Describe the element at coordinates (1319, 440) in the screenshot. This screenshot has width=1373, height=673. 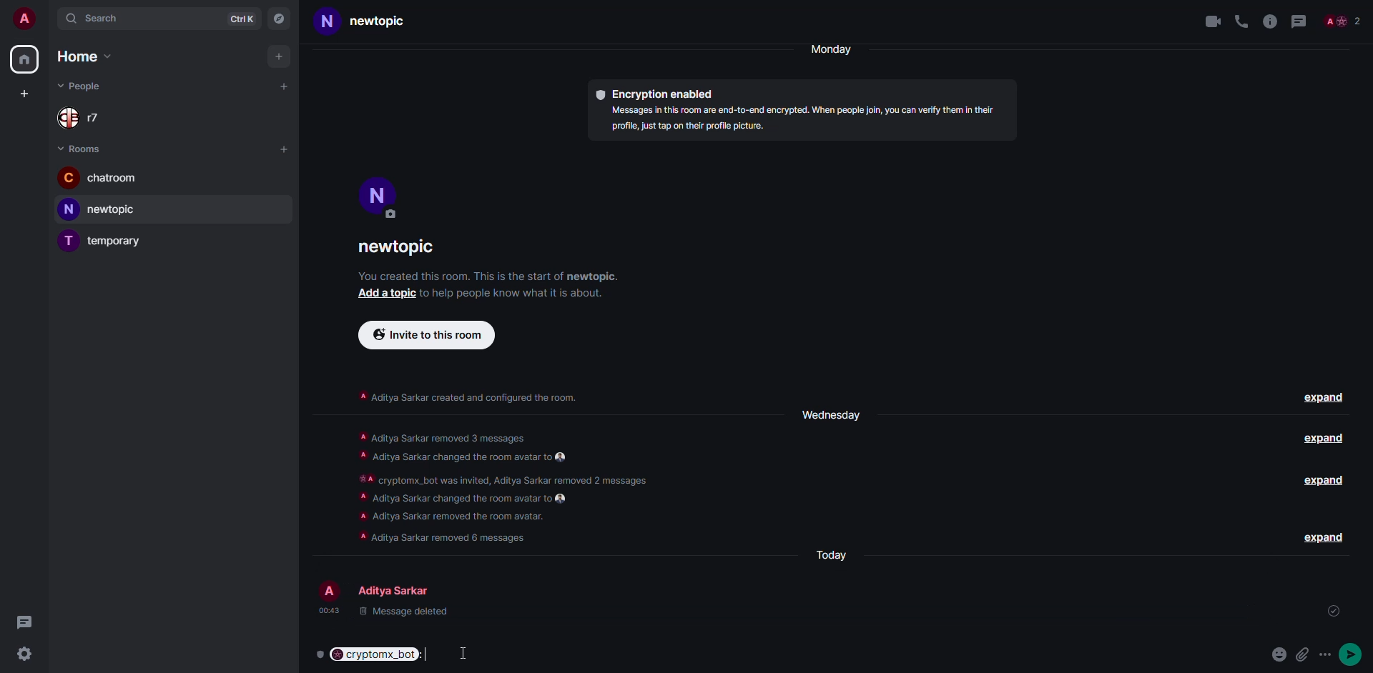
I see `expand` at that location.